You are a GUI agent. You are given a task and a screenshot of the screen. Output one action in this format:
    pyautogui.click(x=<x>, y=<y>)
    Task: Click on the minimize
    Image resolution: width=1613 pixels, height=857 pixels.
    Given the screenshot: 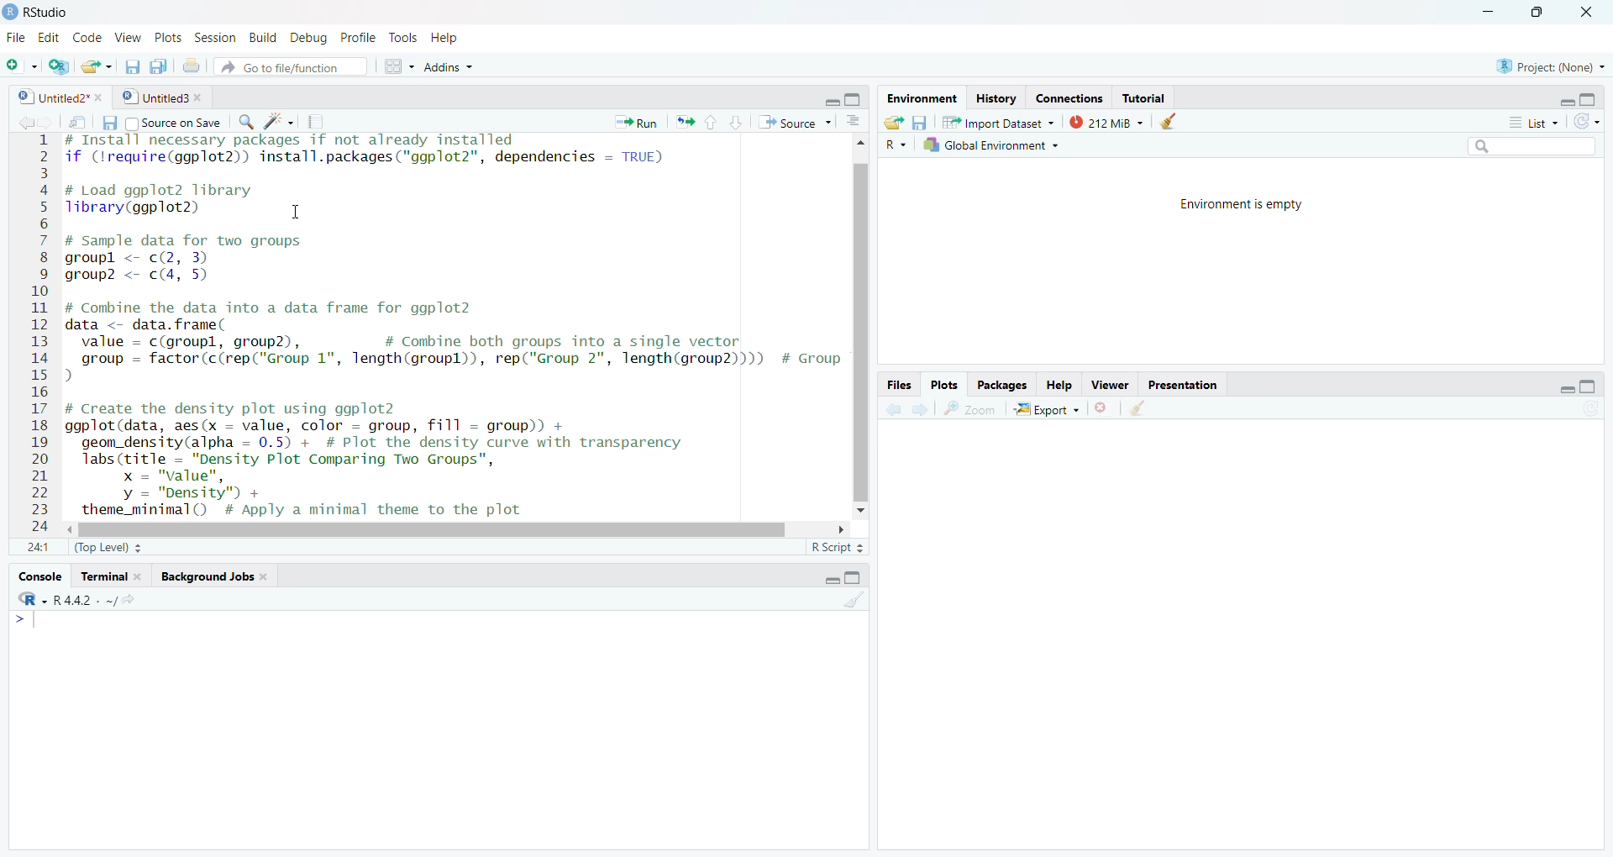 What is the action you would take?
    pyautogui.click(x=1547, y=386)
    